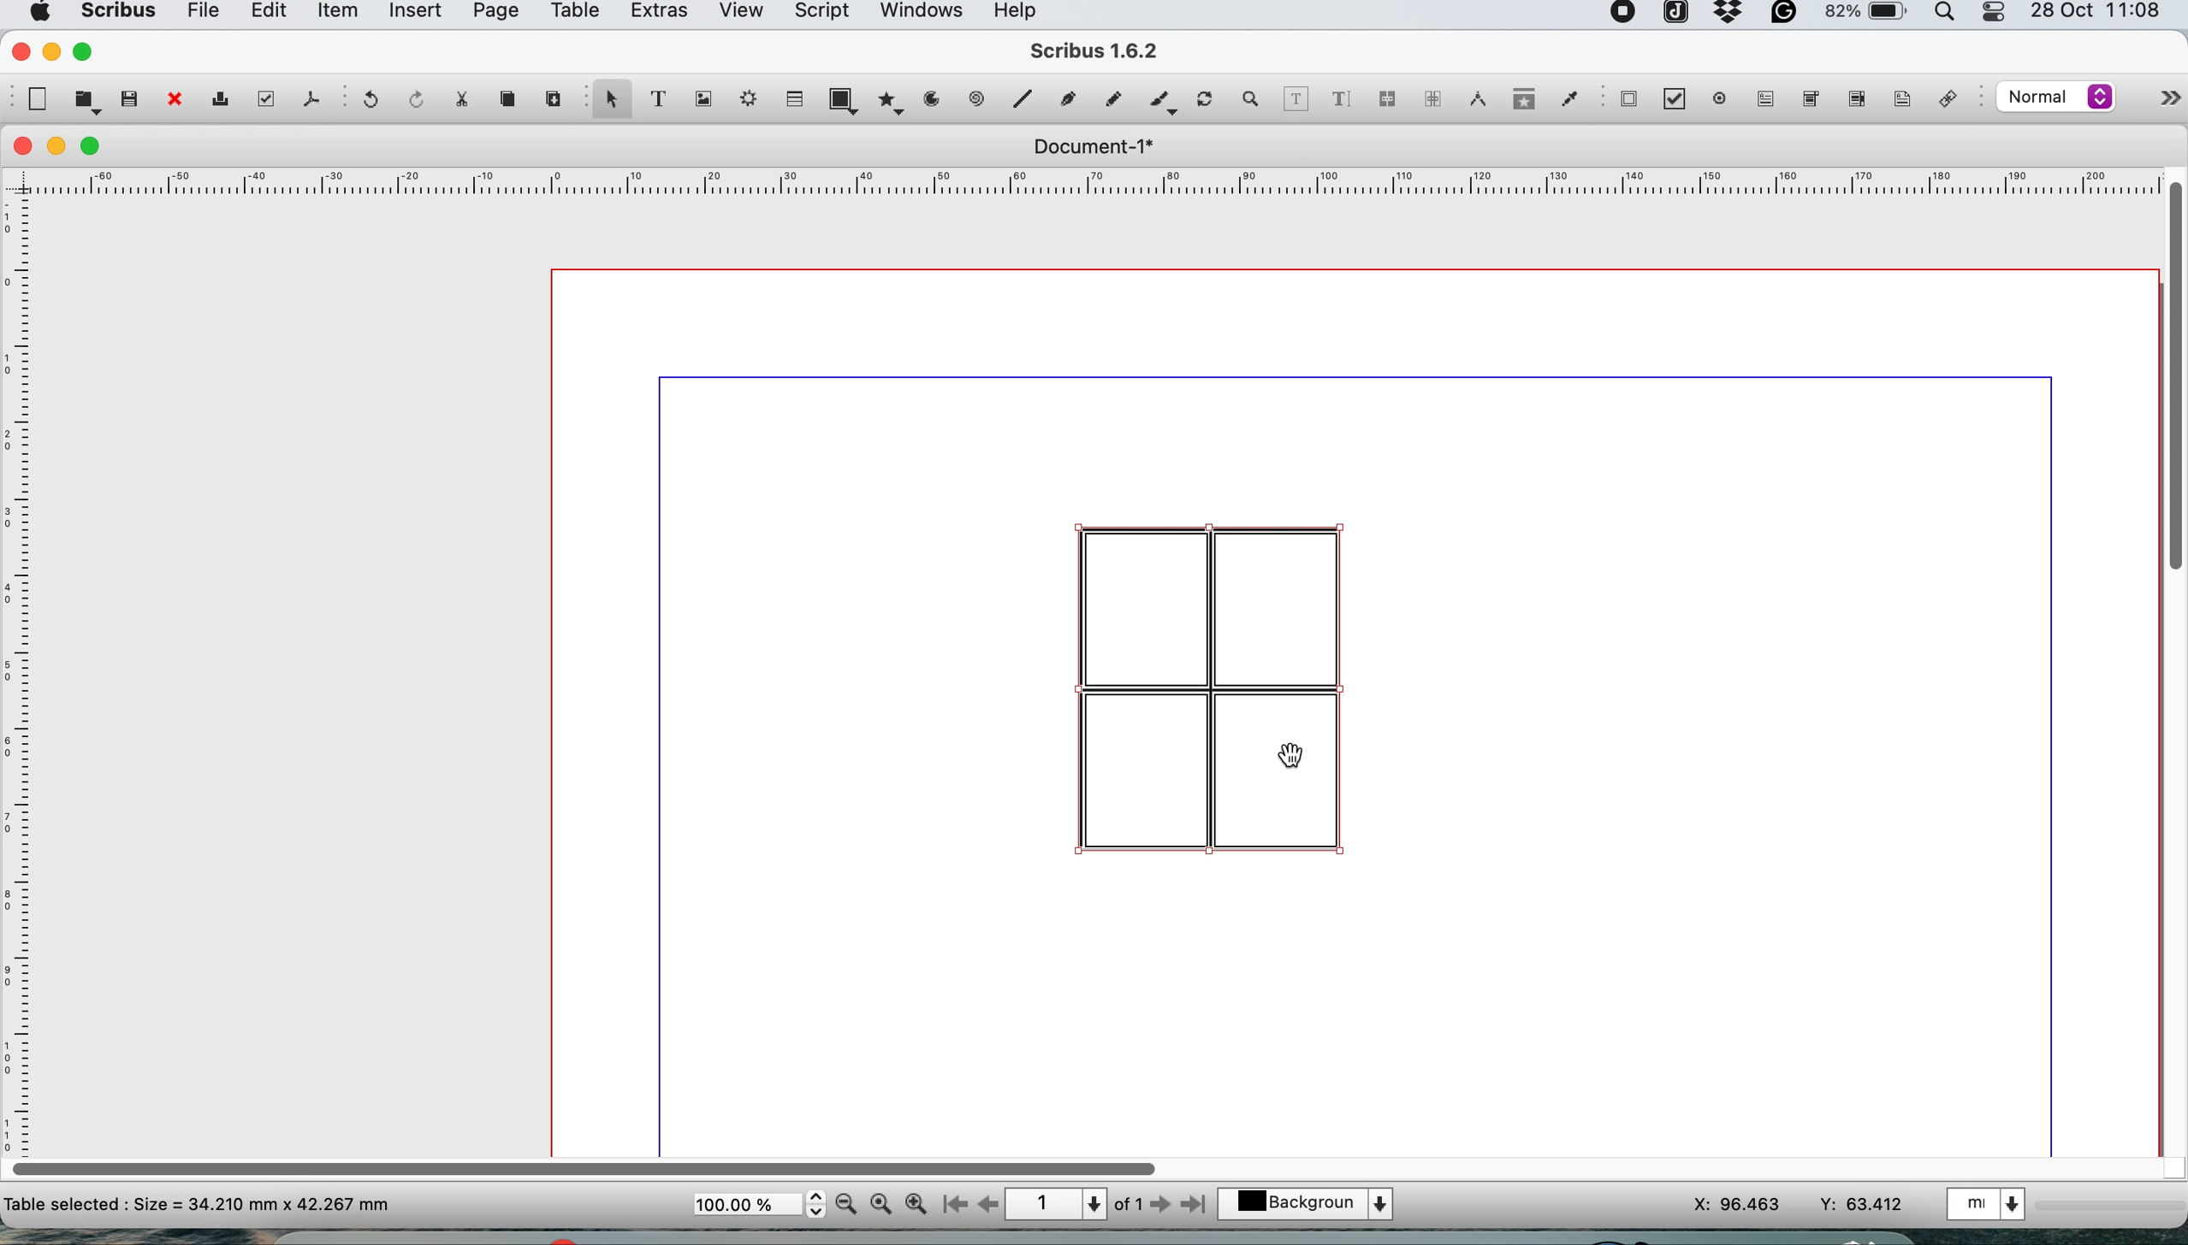  I want to click on line, so click(1020, 98).